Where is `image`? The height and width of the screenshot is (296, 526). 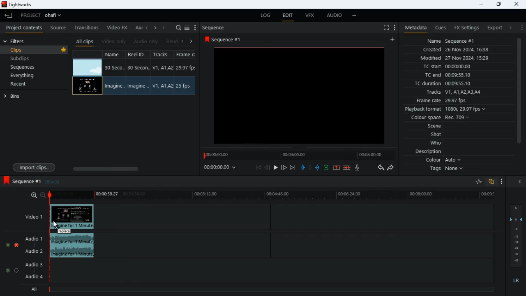
image is located at coordinates (88, 68).